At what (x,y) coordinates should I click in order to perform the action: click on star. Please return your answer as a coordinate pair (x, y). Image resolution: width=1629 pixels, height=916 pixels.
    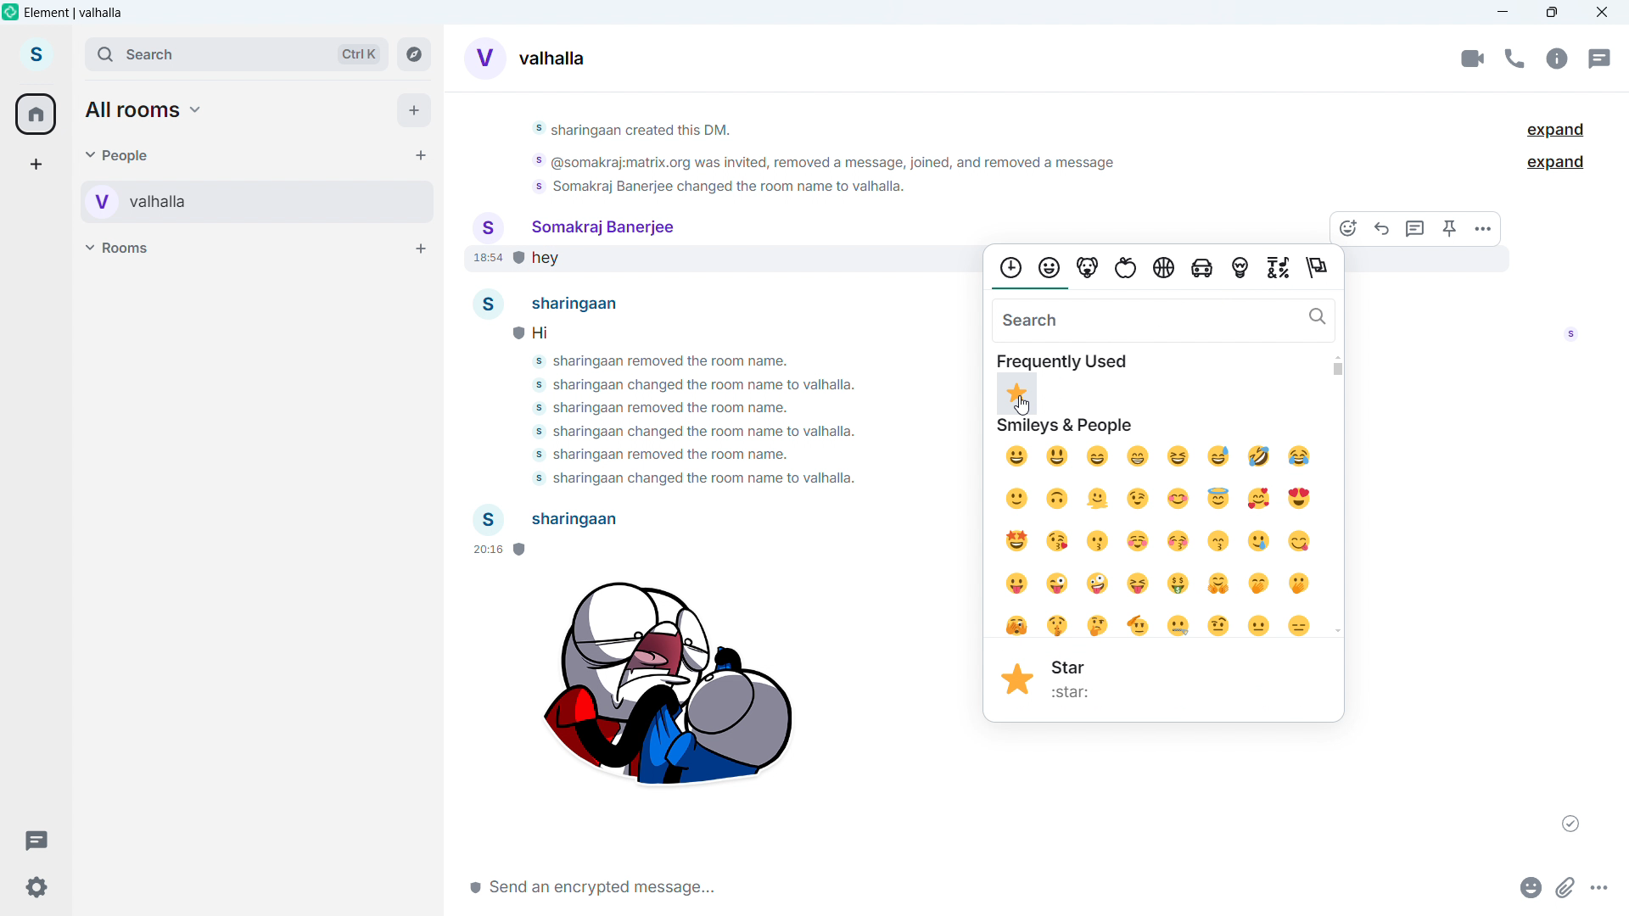
    Looking at the image, I should click on (1081, 694).